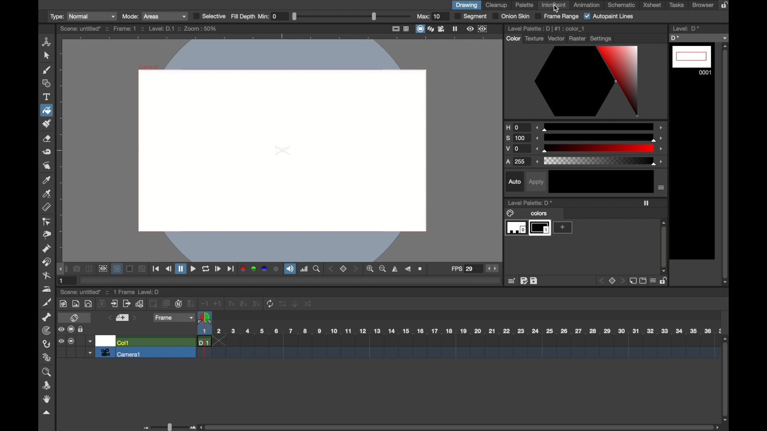 The image size is (767, 431). I want to click on plastic tool, so click(47, 357).